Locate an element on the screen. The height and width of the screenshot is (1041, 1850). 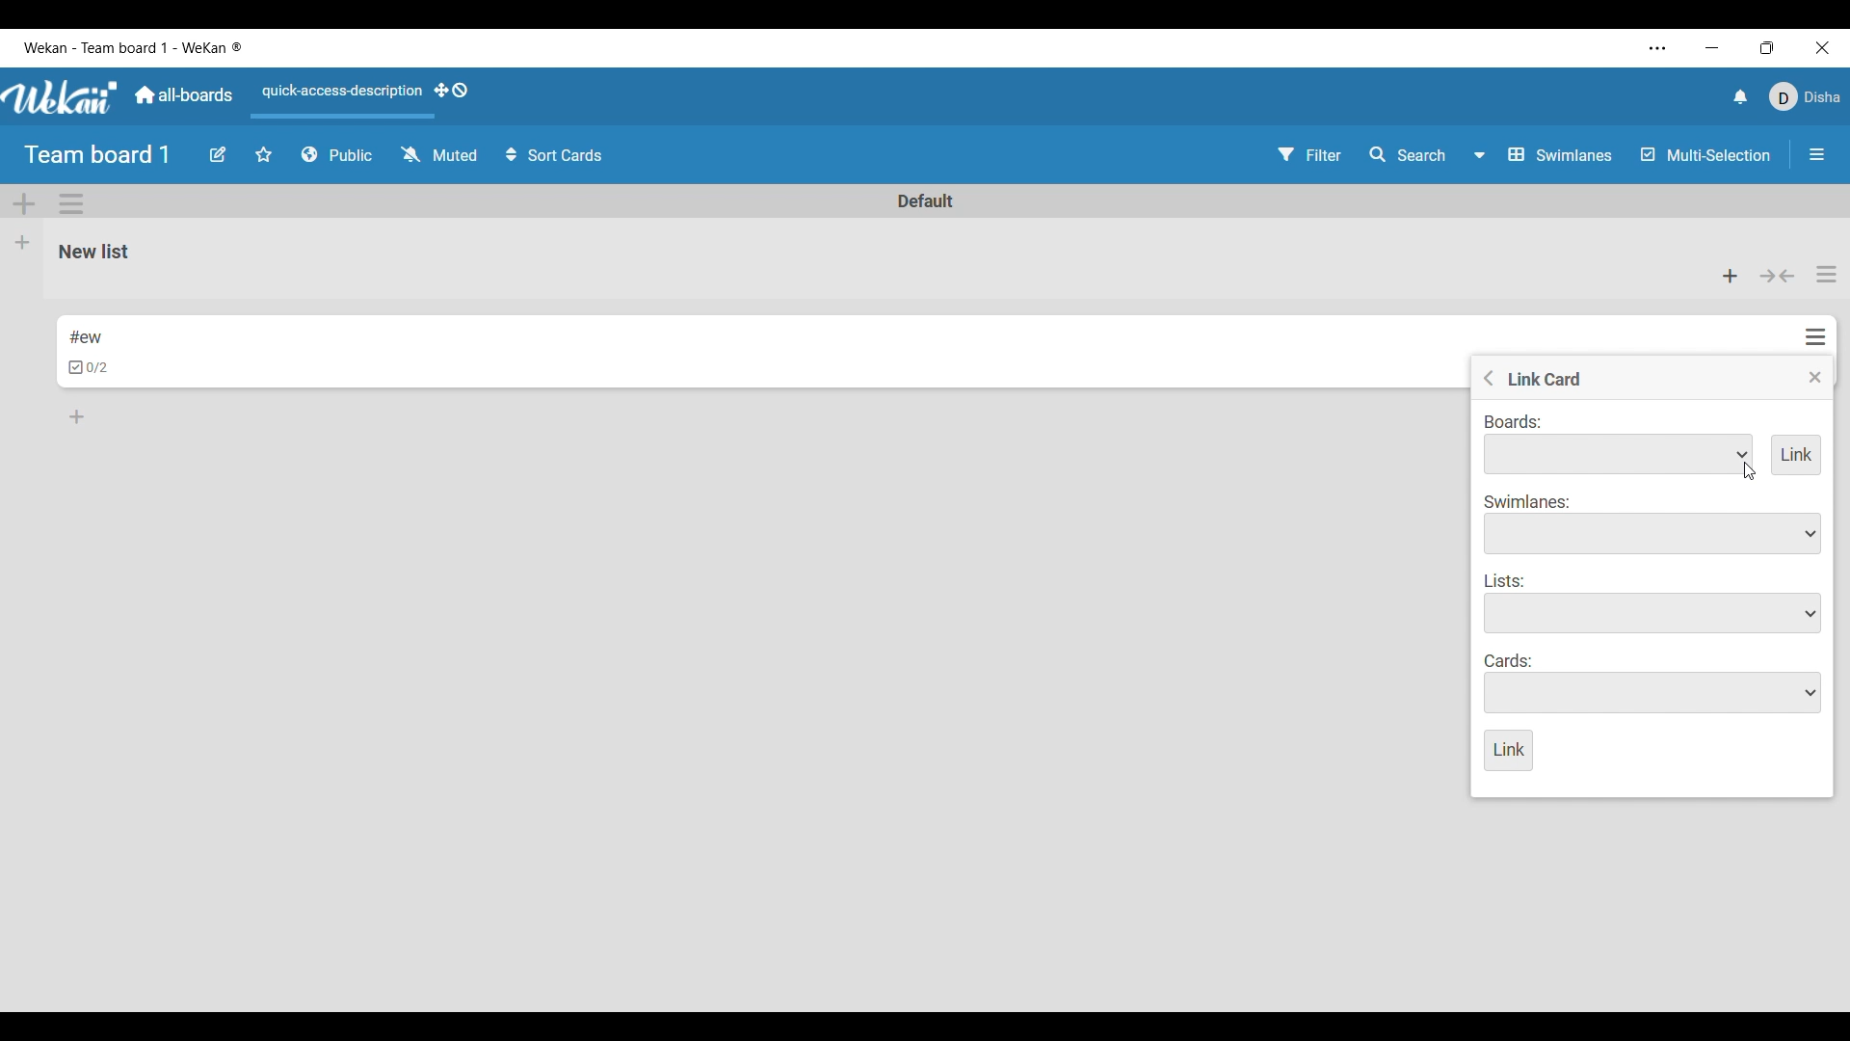
cursor is located at coordinates (1749, 474).